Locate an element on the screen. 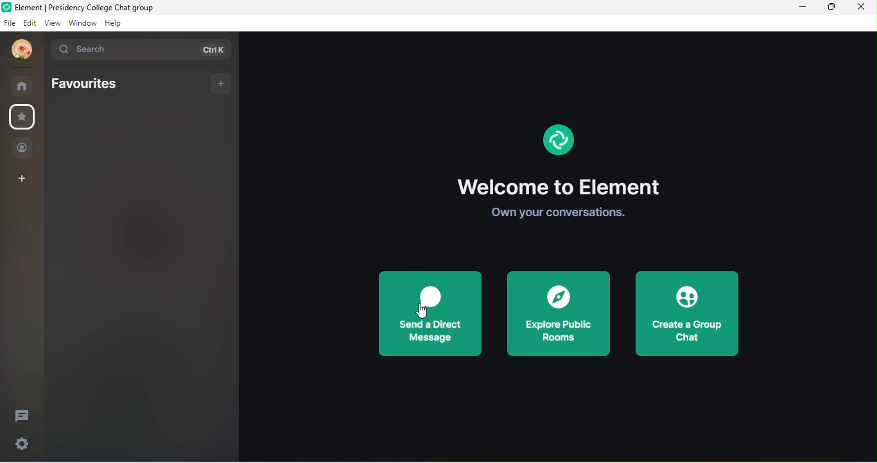 Image resolution: width=877 pixels, height=463 pixels. minimize is located at coordinates (799, 8).